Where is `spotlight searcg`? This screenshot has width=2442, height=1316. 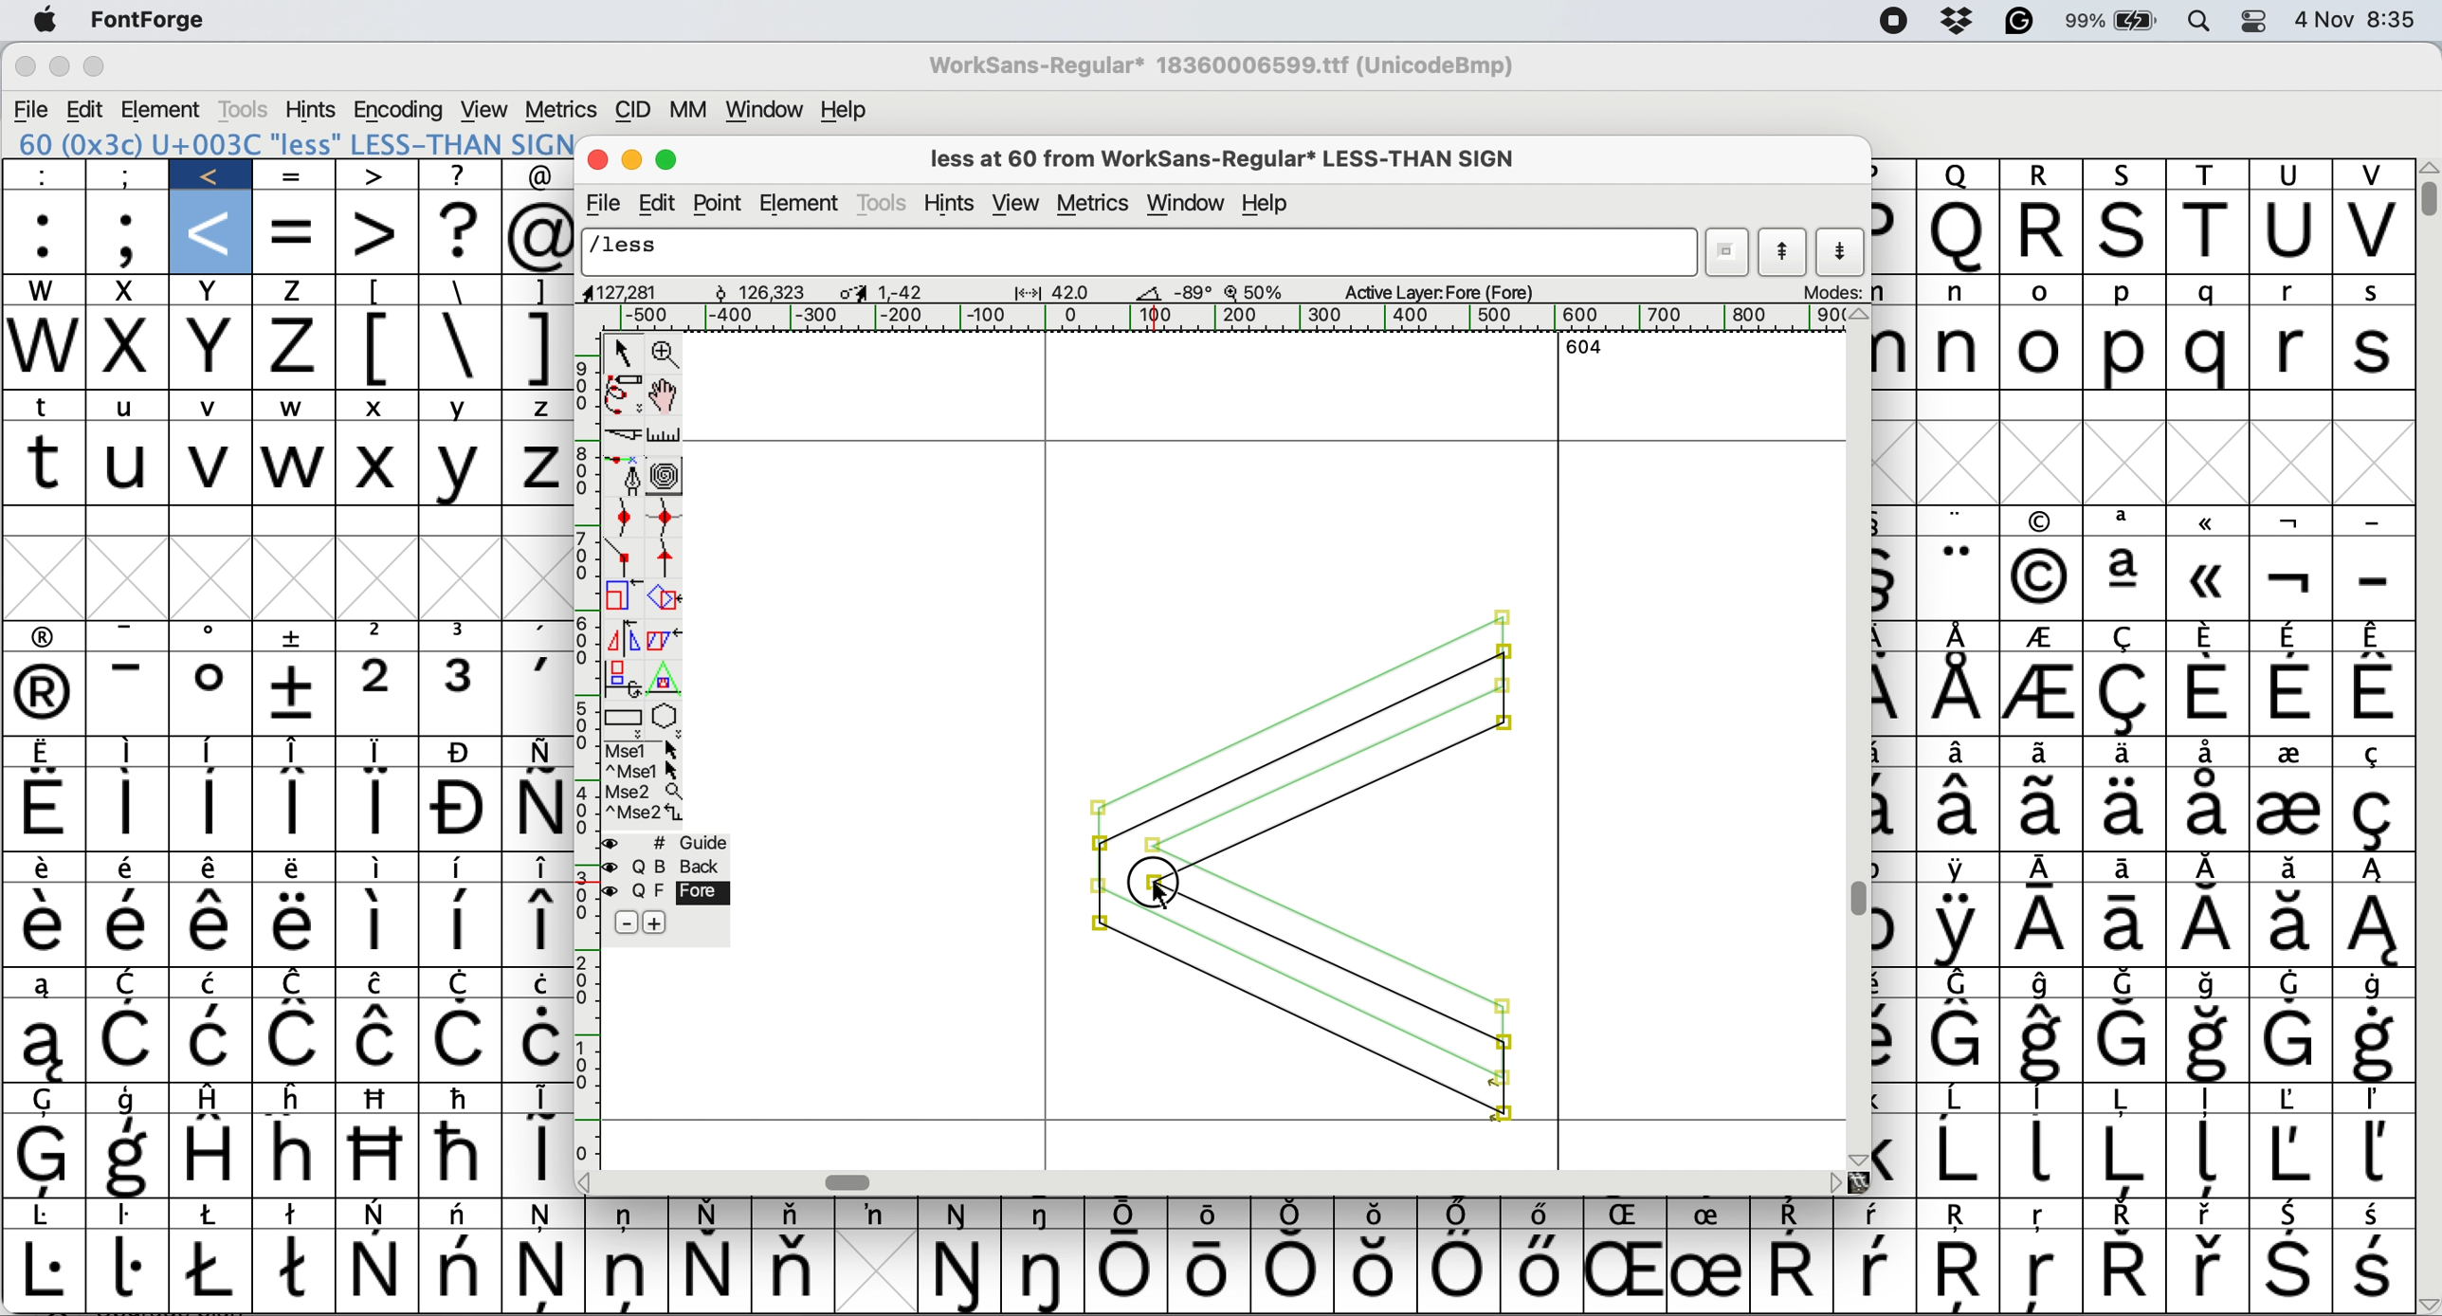
spotlight searcg is located at coordinates (2202, 24).